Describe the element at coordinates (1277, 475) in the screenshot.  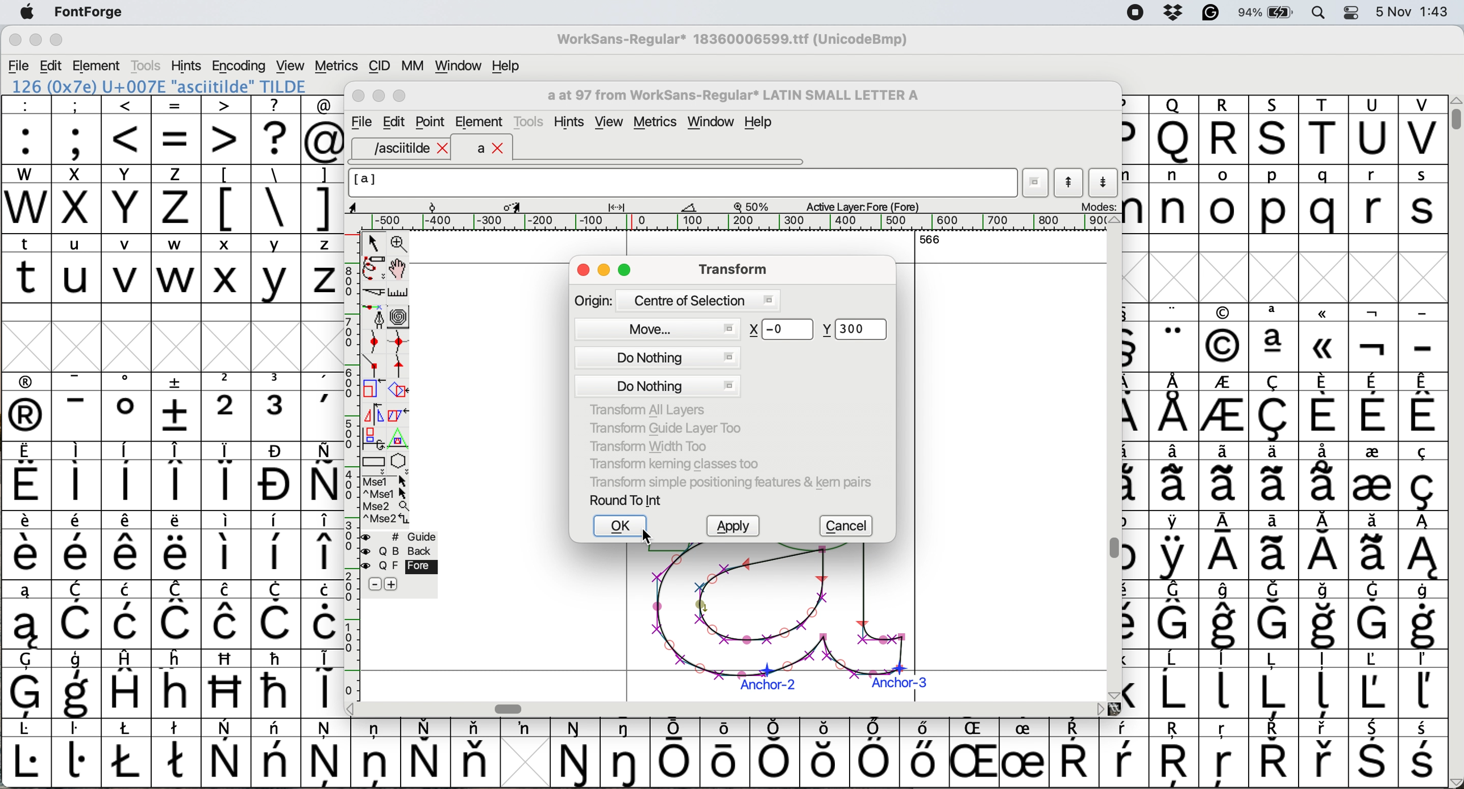
I see `symbol` at that location.